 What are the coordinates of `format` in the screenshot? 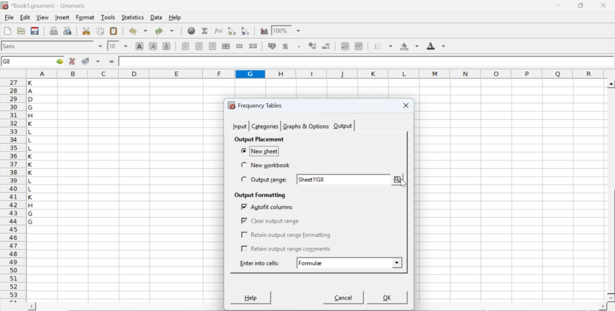 It's located at (86, 17).